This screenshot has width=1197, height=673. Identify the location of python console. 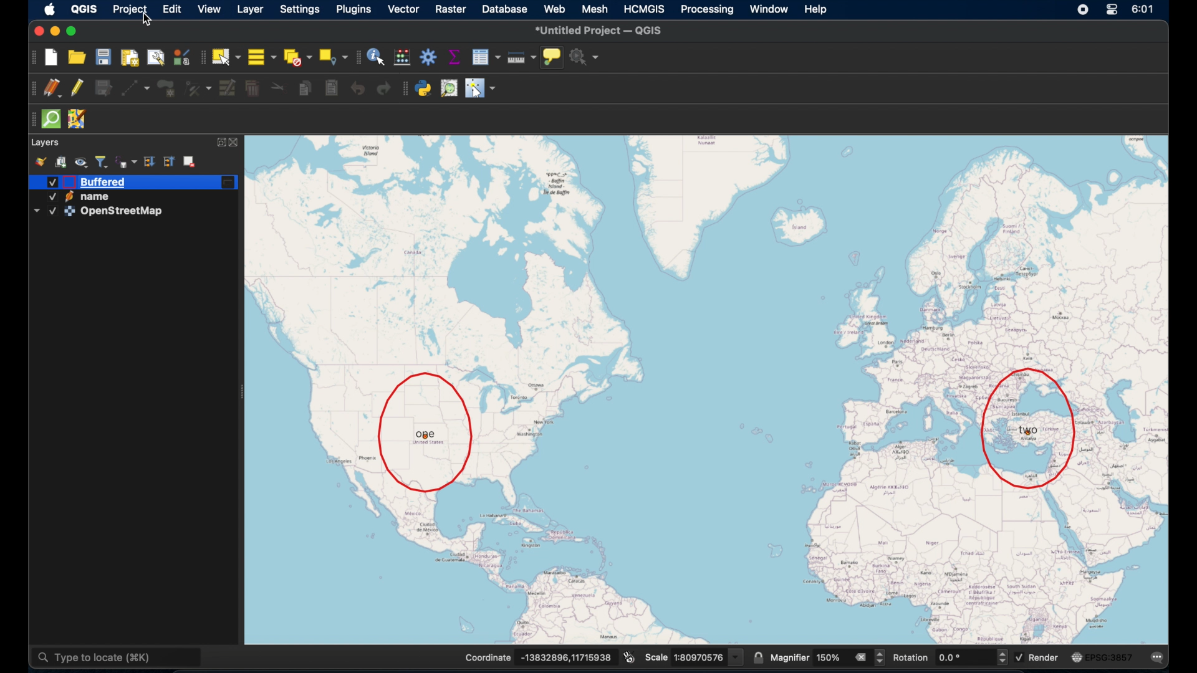
(423, 89).